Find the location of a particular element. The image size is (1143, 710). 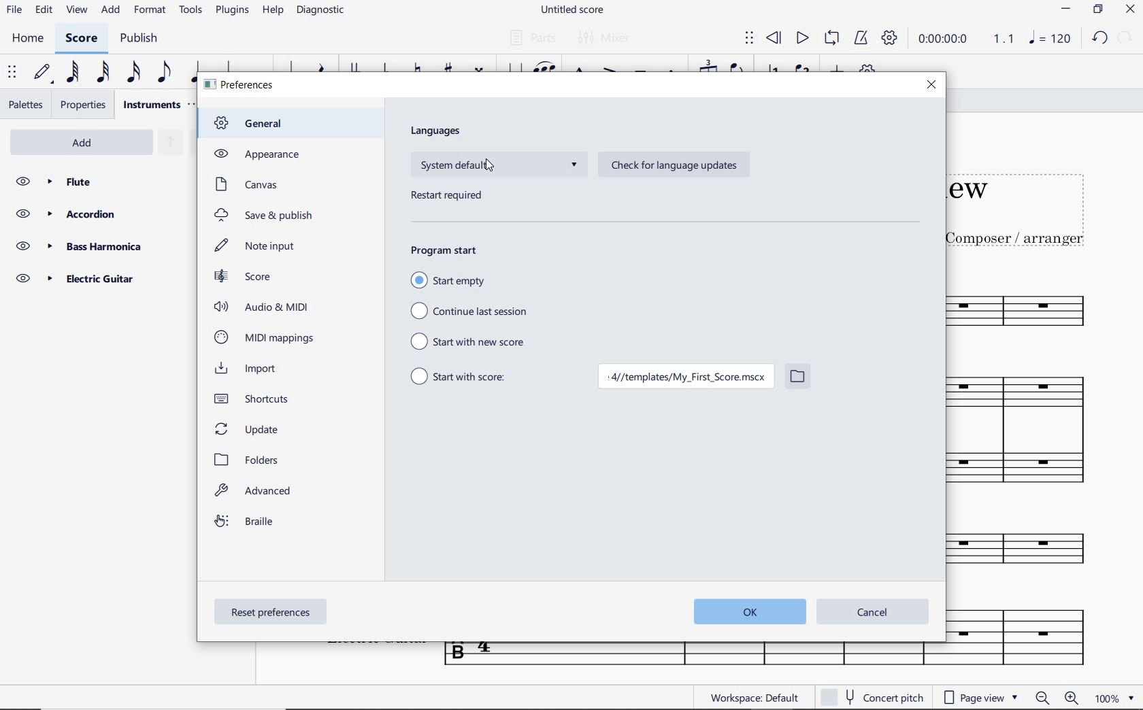

continue last session is located at coordinates (471, 311).